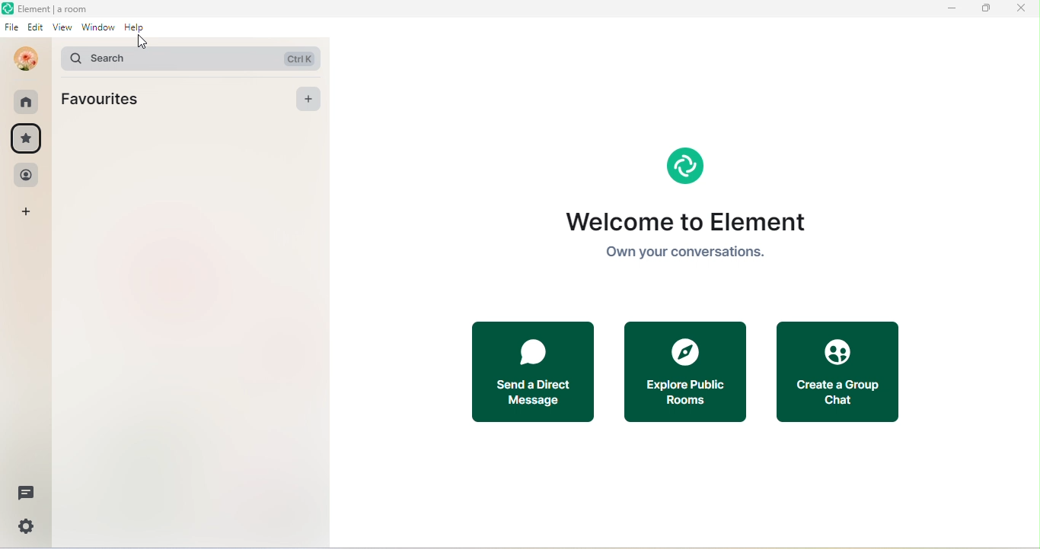  I want to click on close, so click(1020, 9).